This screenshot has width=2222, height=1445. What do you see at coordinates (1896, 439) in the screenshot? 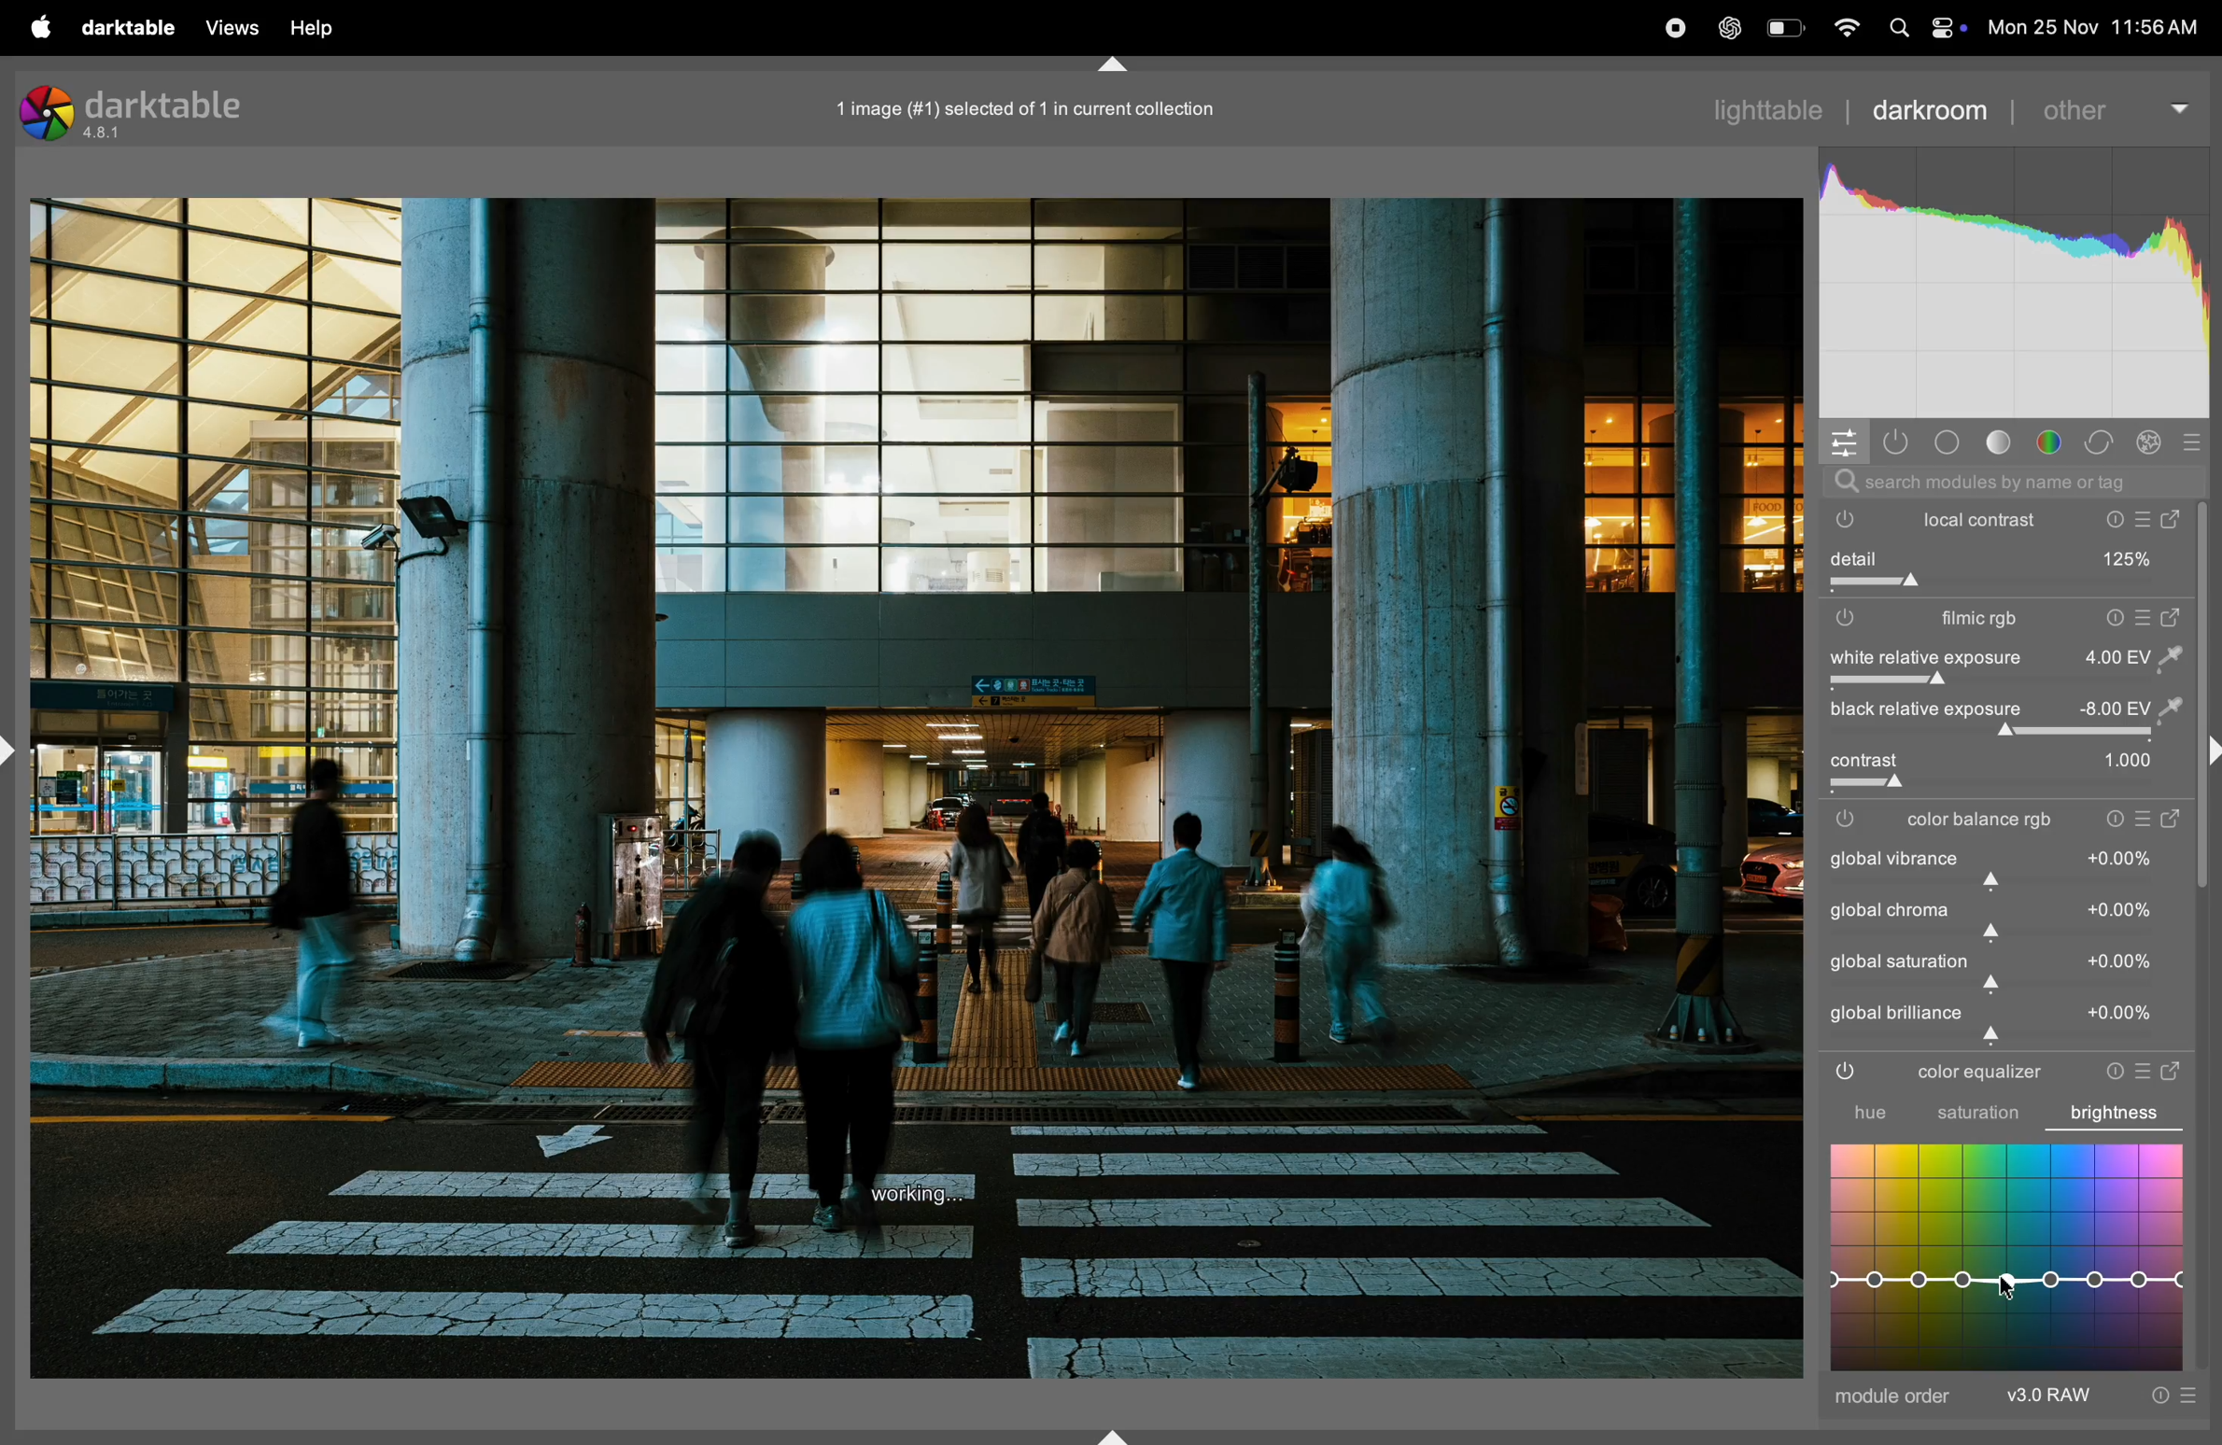
I see `show active modules` at bounding box center [1896, 439].